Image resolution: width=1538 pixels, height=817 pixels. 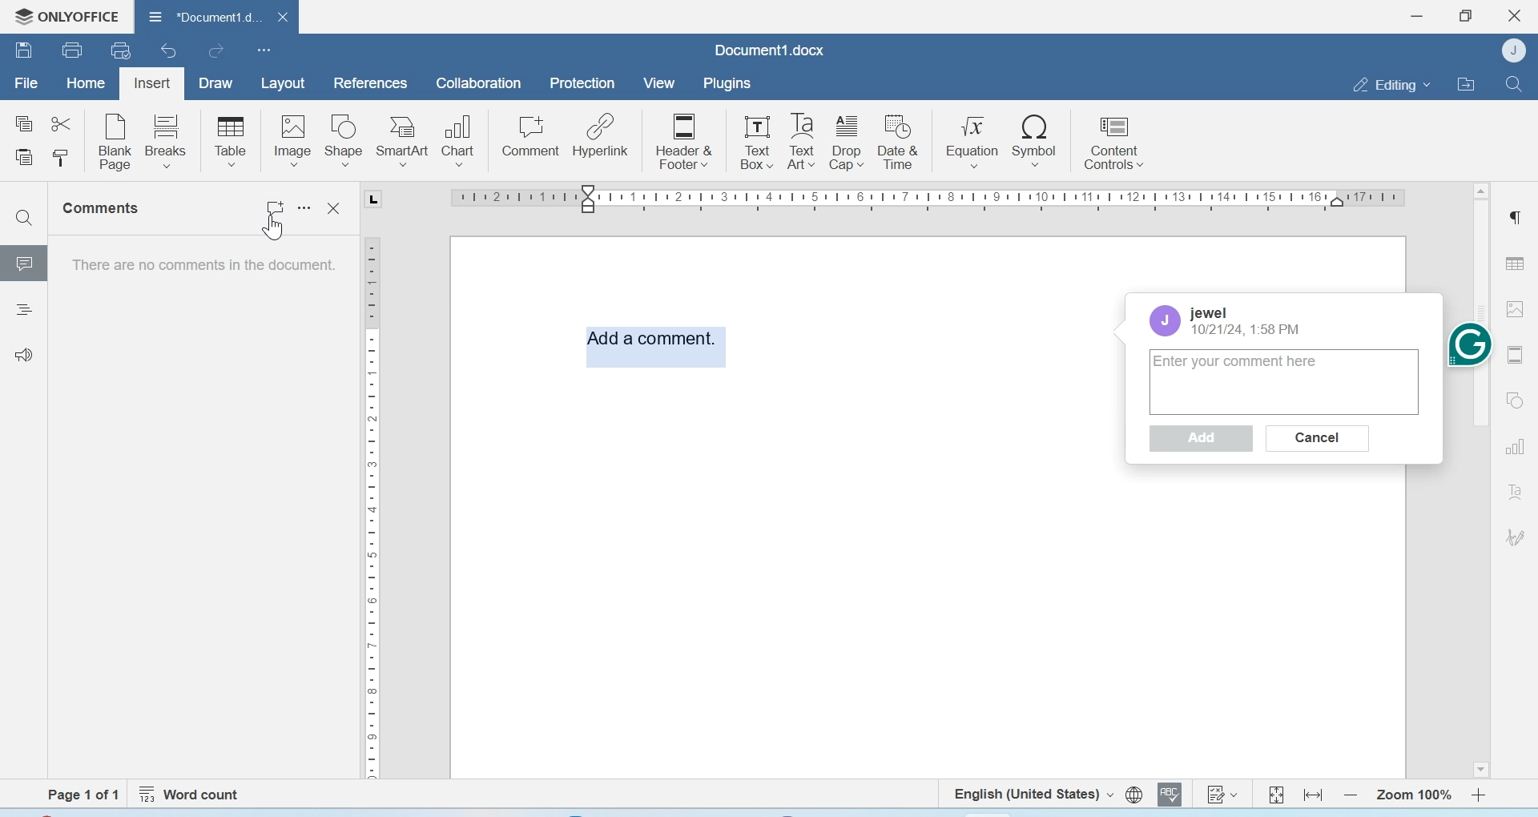 What do you see at coordinates (121, 50) in the screenshot?
I see `Quick print` at bounding box center [121, 50].